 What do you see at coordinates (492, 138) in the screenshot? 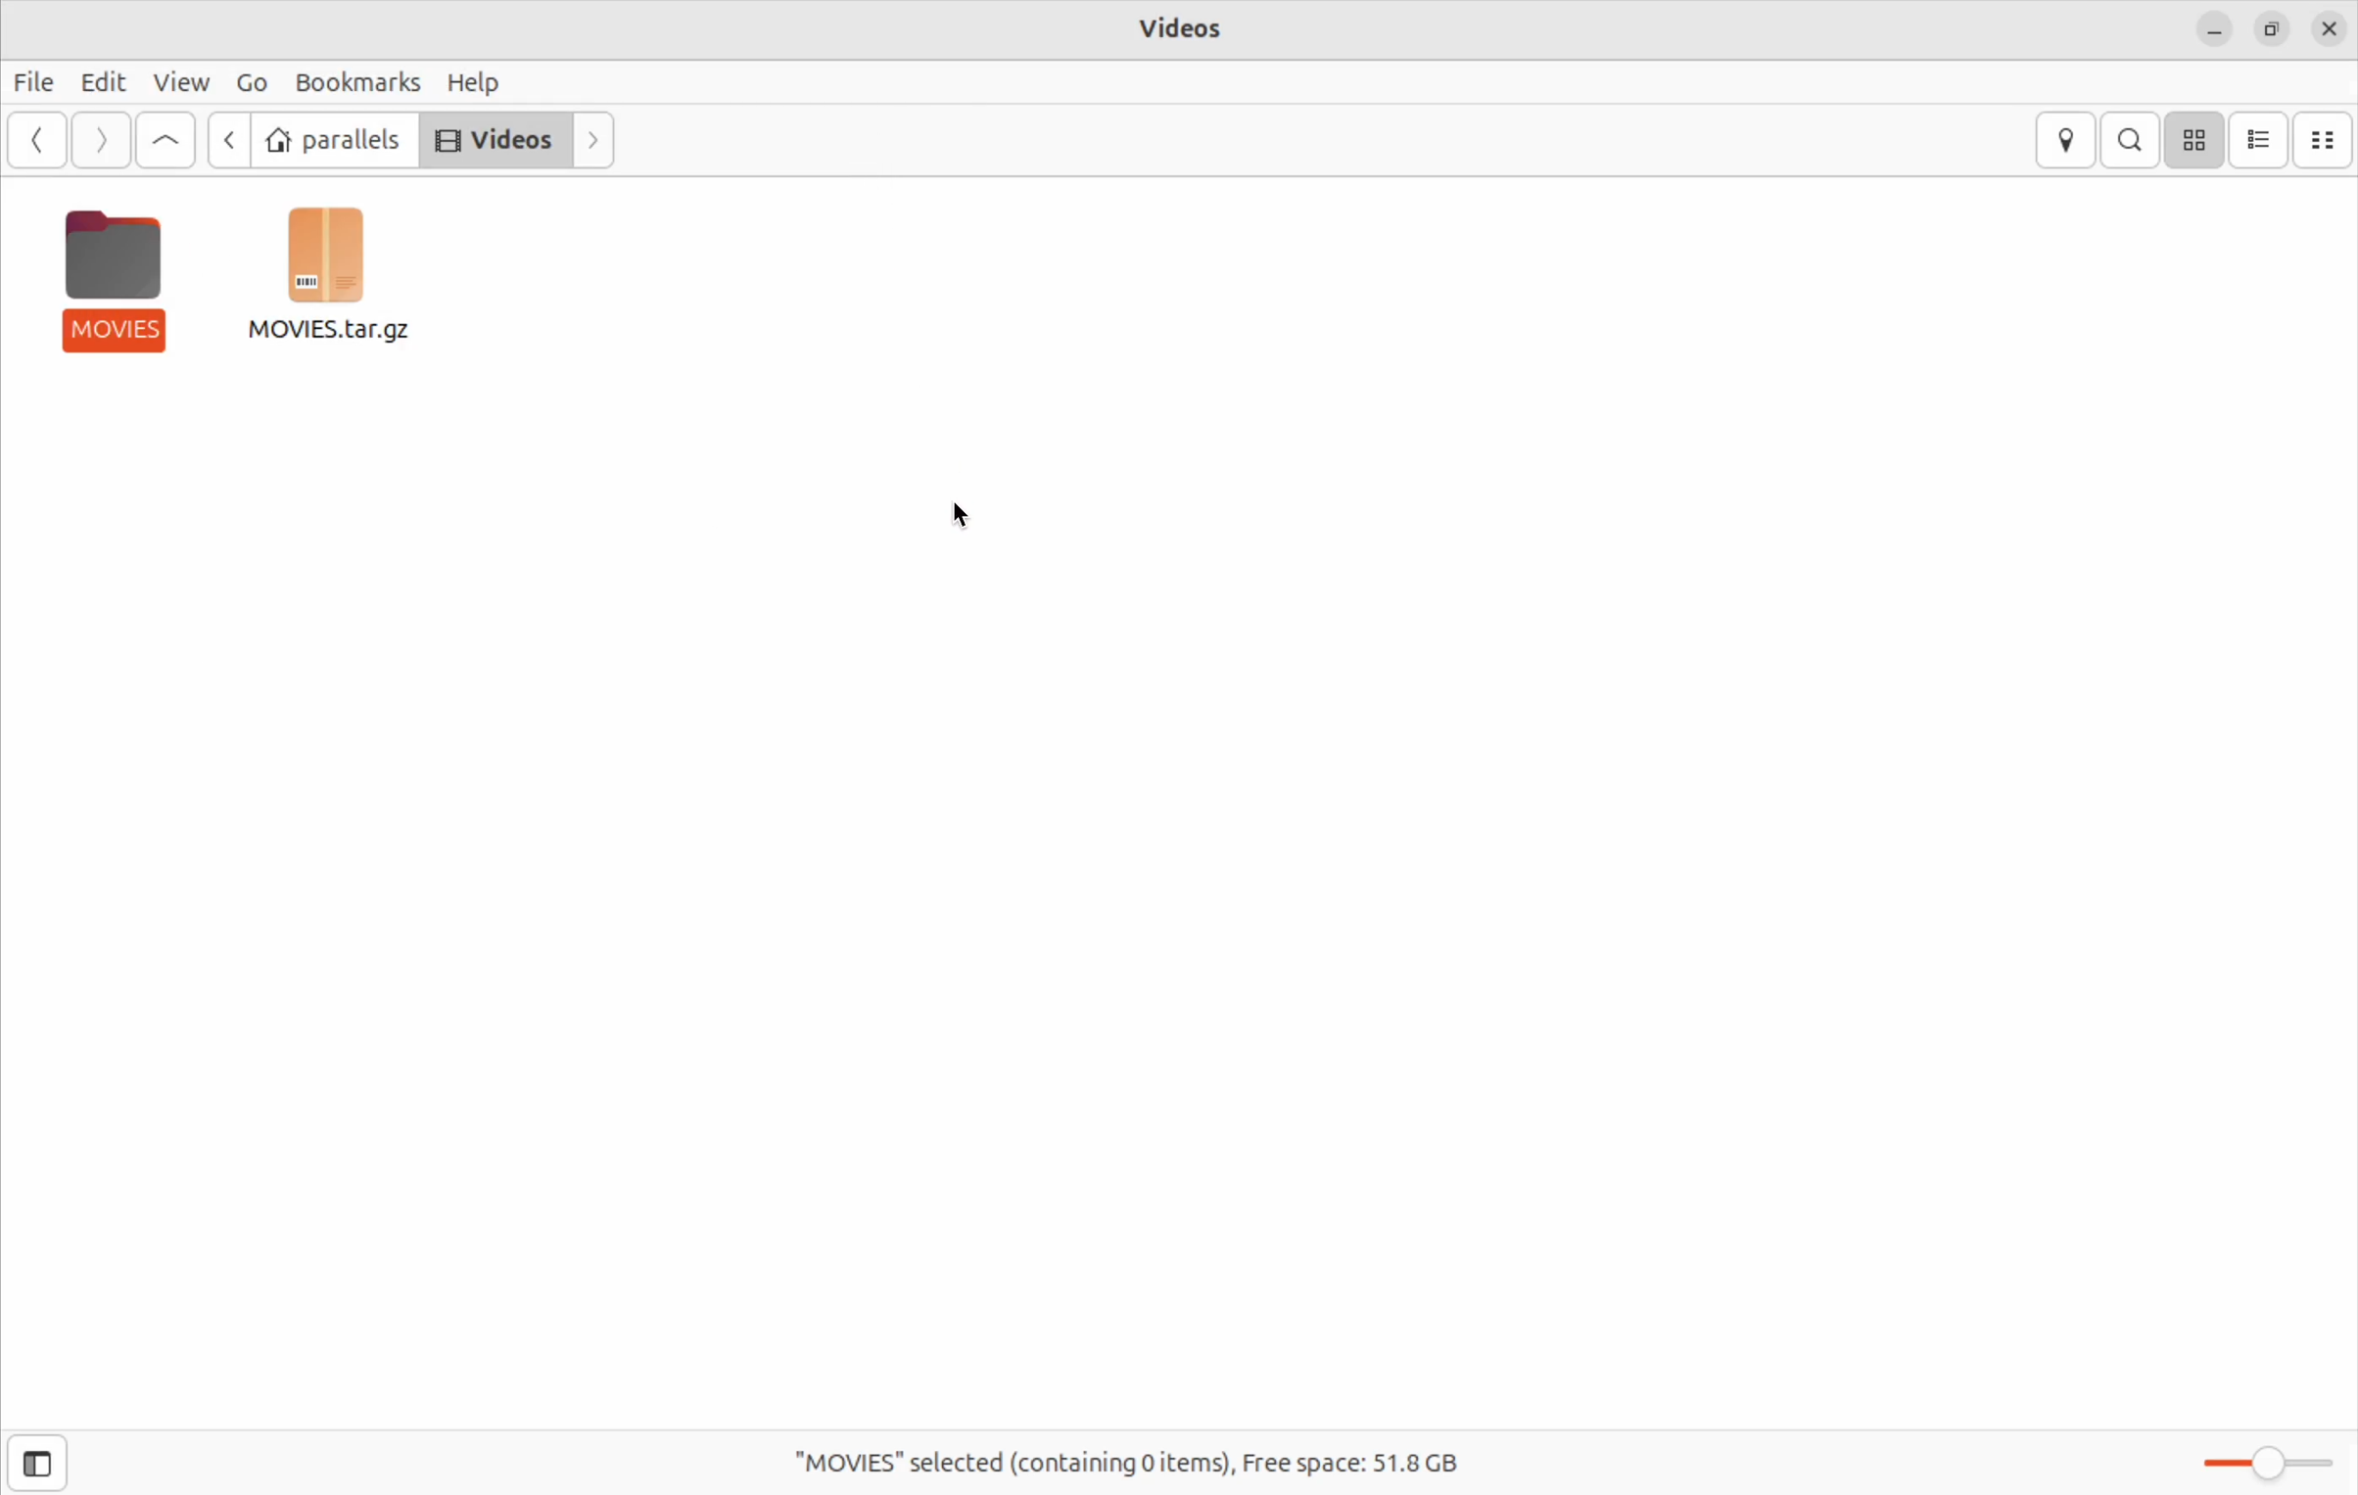
I see `Videos` at bounding box center [492, 138].